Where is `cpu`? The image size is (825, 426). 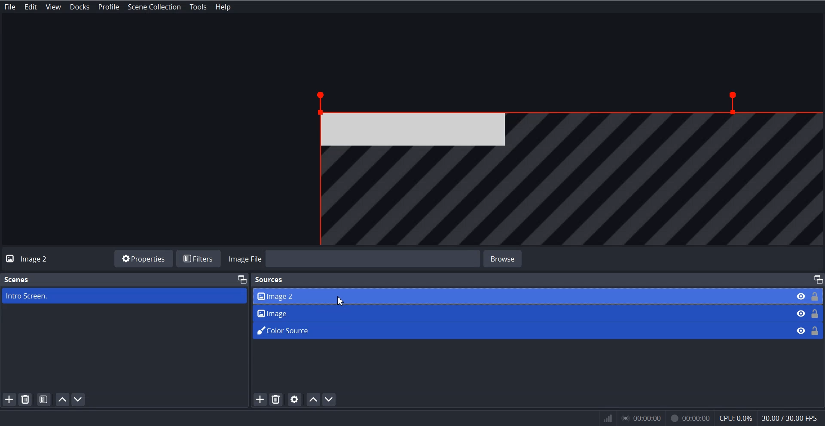
cpu is located at coordinates (735, 417).